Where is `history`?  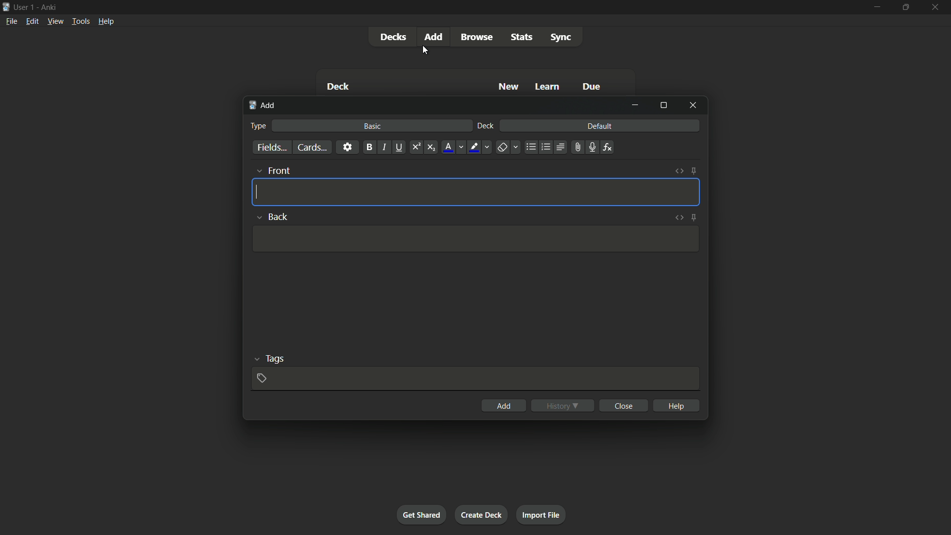 history is located at coordinates (563, 406).